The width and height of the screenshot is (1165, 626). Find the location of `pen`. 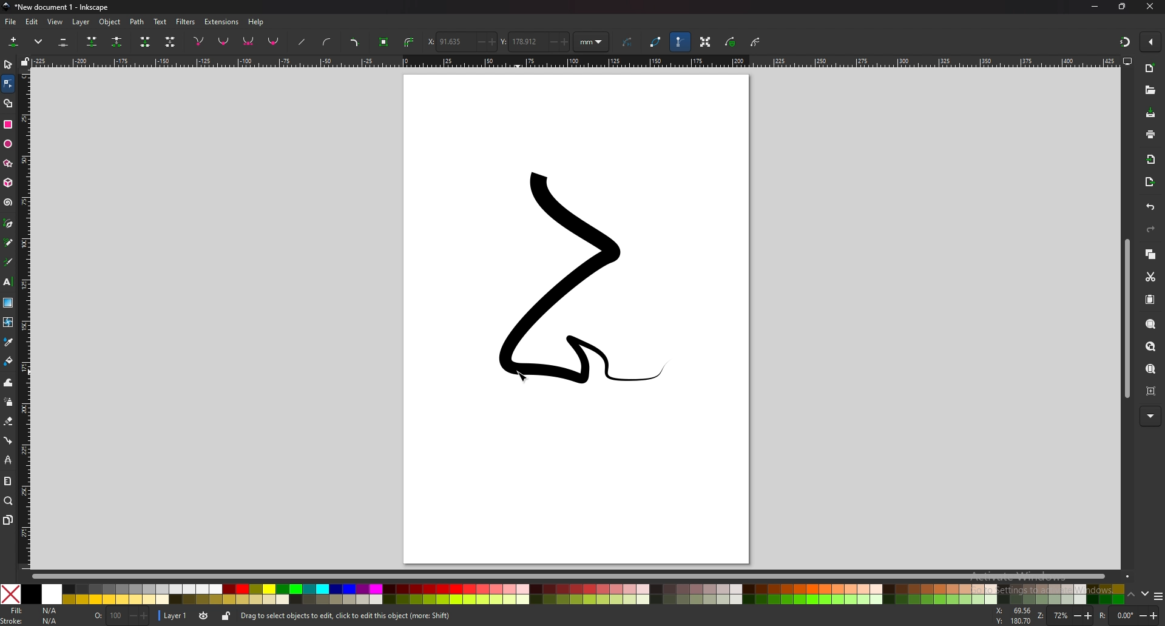

pen is located at coordinates (9, 223).